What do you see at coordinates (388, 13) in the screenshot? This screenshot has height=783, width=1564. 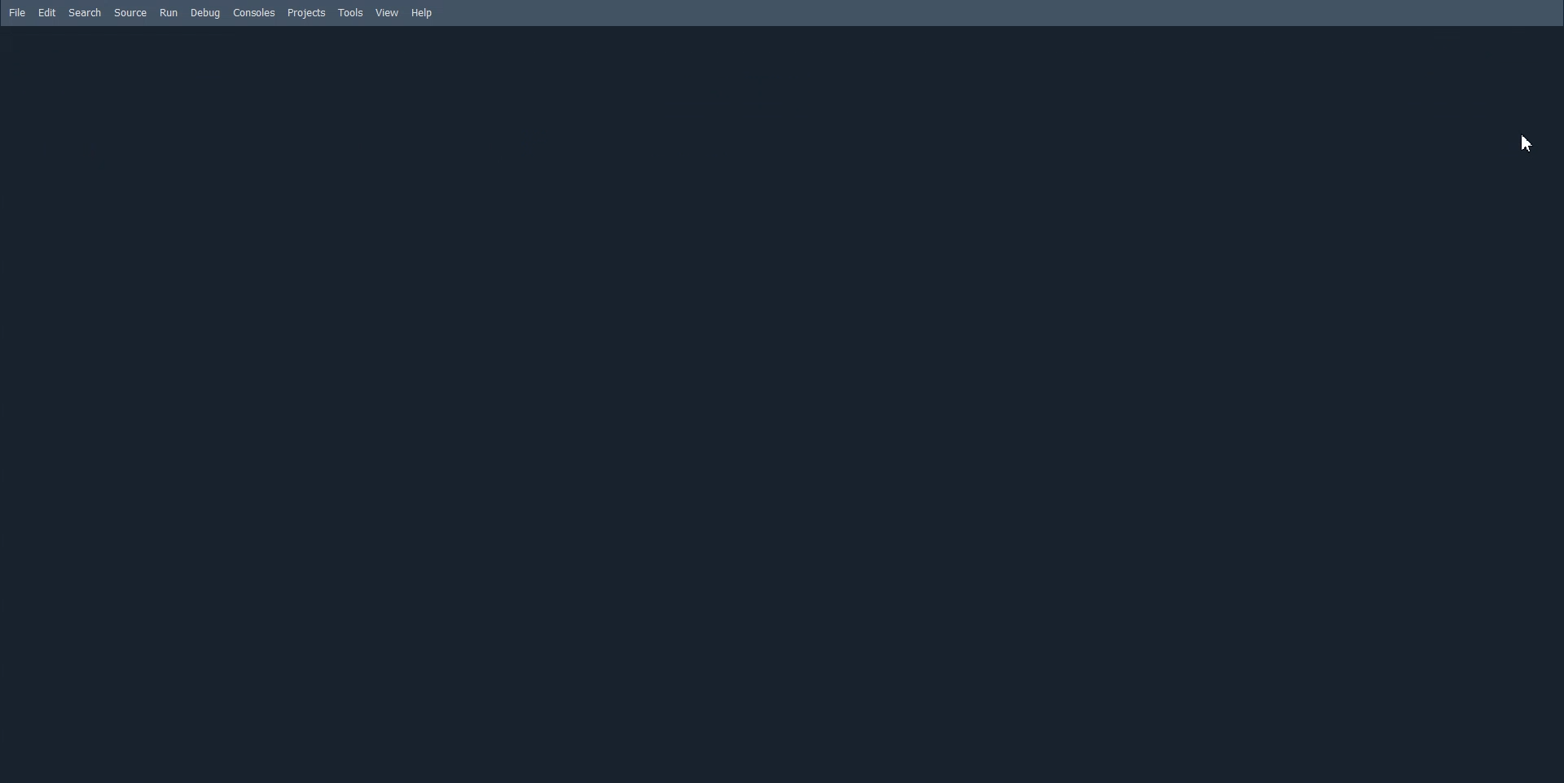 I see `View` at bounding box center [388, 13].